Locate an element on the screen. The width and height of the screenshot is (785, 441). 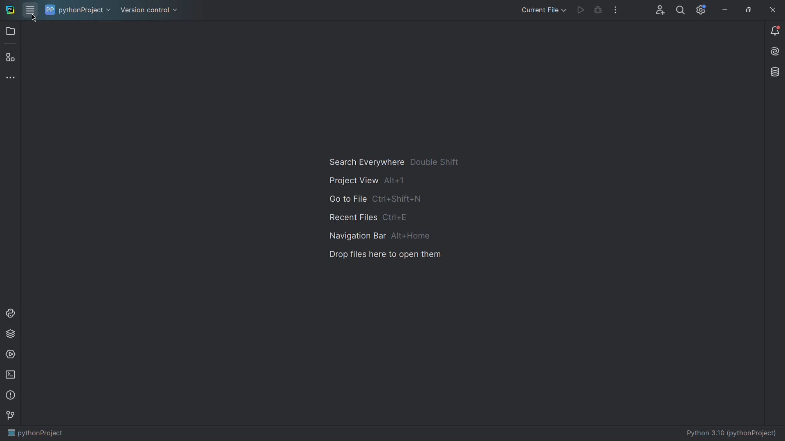
Search Everywhere is located at coordinates (394, 165).